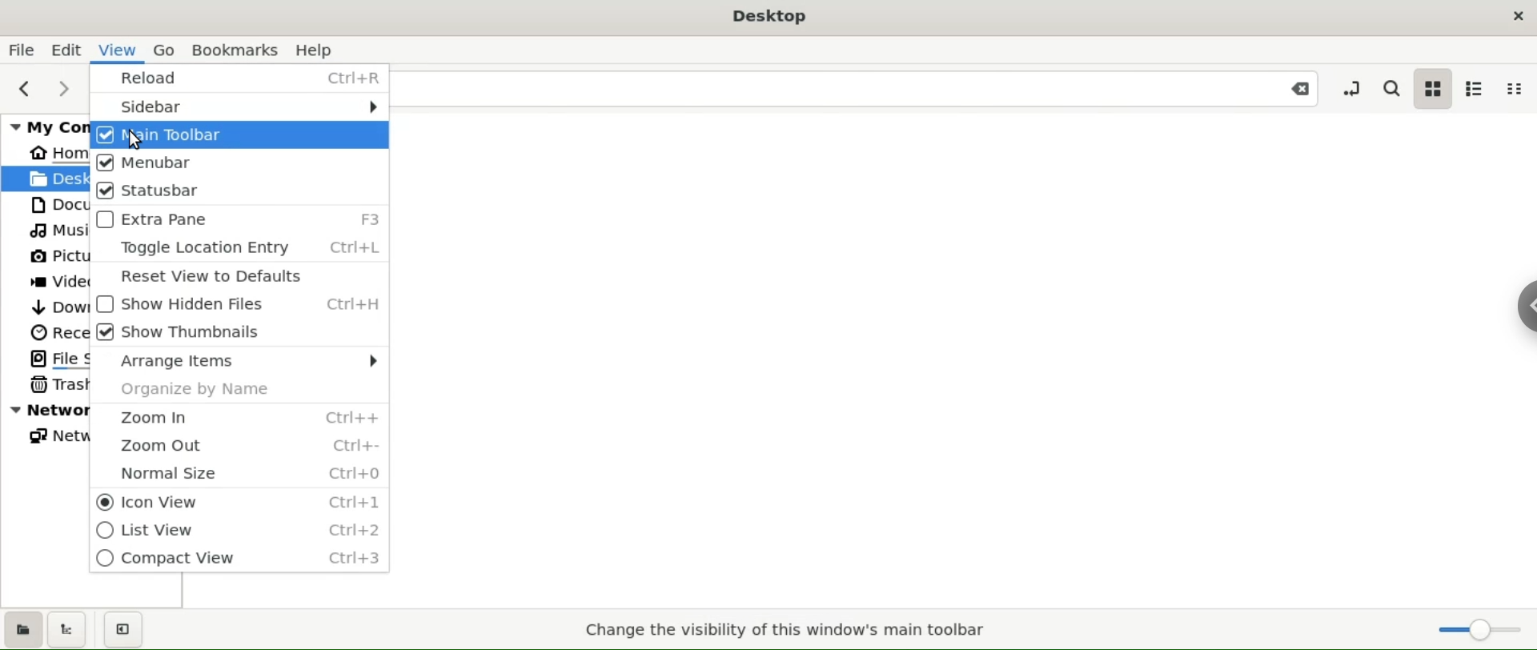  Describe the element at coordinates (770, 16) in the screenshot. I see `desktop` at that location.